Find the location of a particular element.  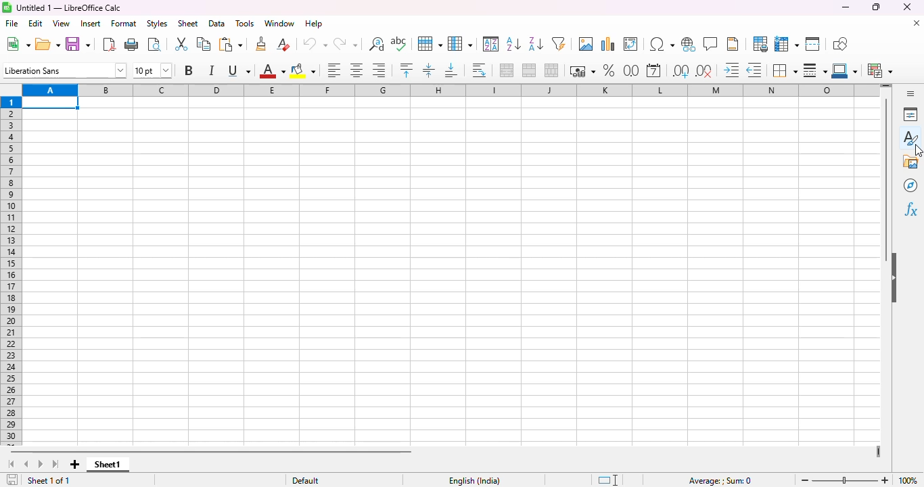

vertical scroll bar is located at coordinates (887, 179).